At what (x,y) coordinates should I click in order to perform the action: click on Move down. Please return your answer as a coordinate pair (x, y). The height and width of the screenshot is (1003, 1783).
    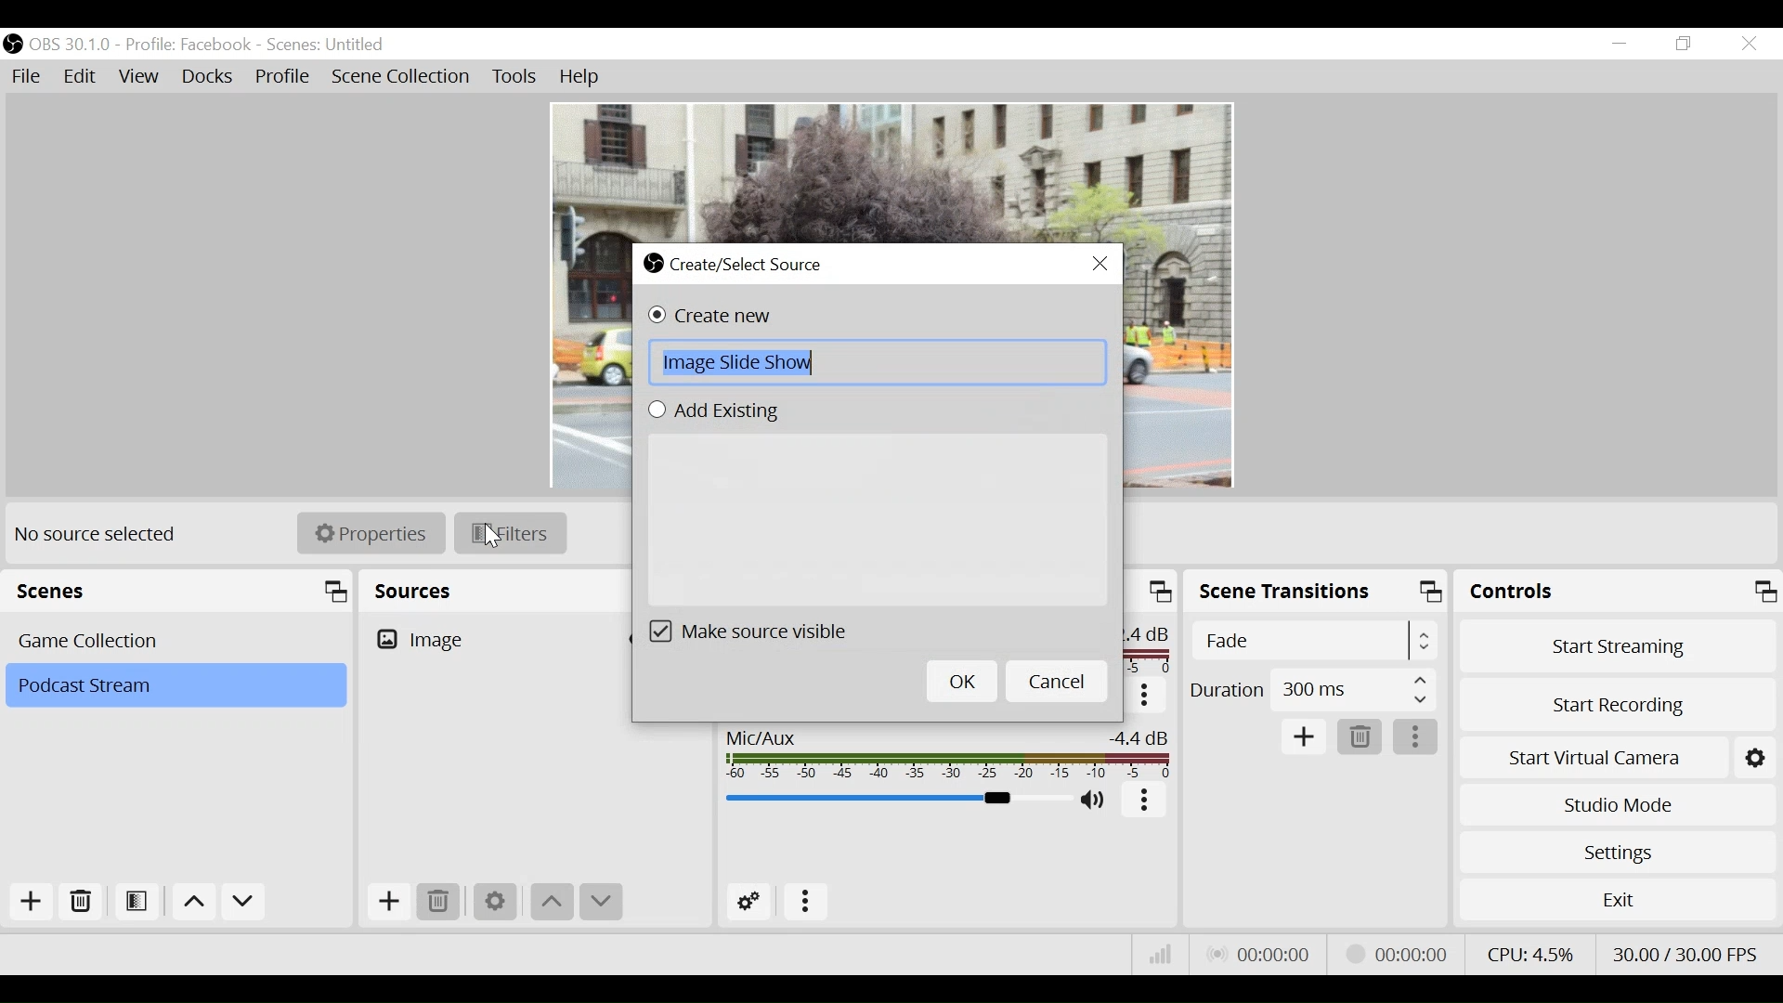
    Looking at the image, I should click on (600, 904).